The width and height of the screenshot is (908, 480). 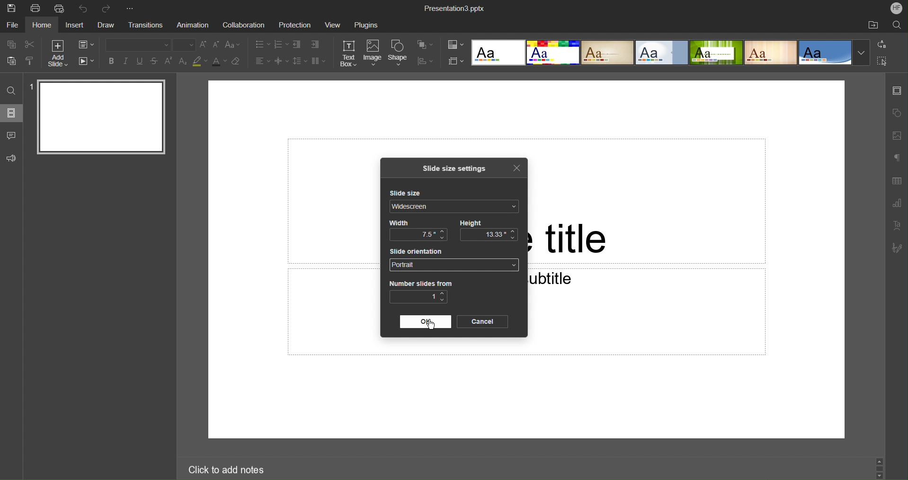 What do you see at coordinates (200, 62) in the screenshot?
I see `Highlight` at bounding box center [200, 62].